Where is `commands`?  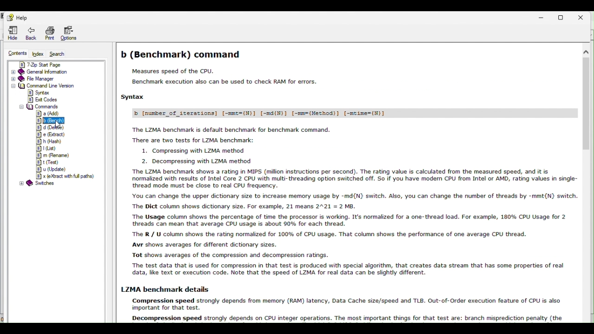 commands is located at coordinates (39, 108).